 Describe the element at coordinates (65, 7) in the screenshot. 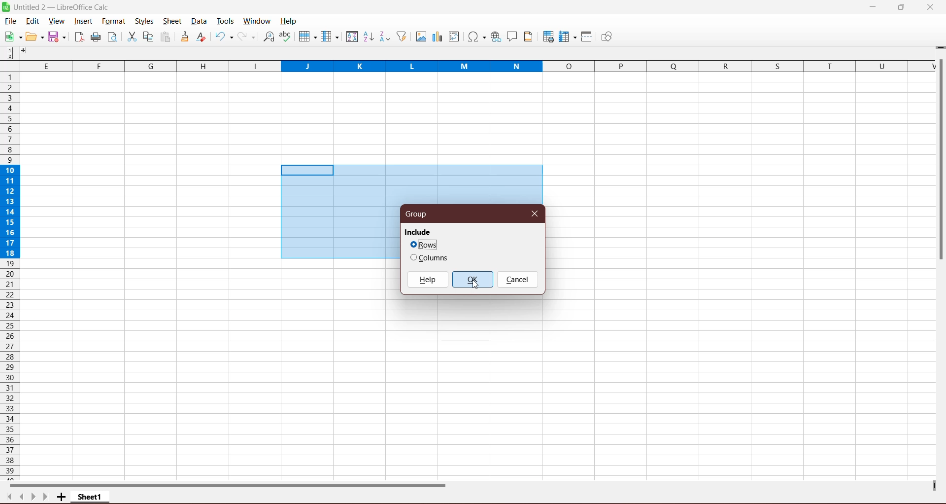

I see `Document Title - Application Name` at that location.